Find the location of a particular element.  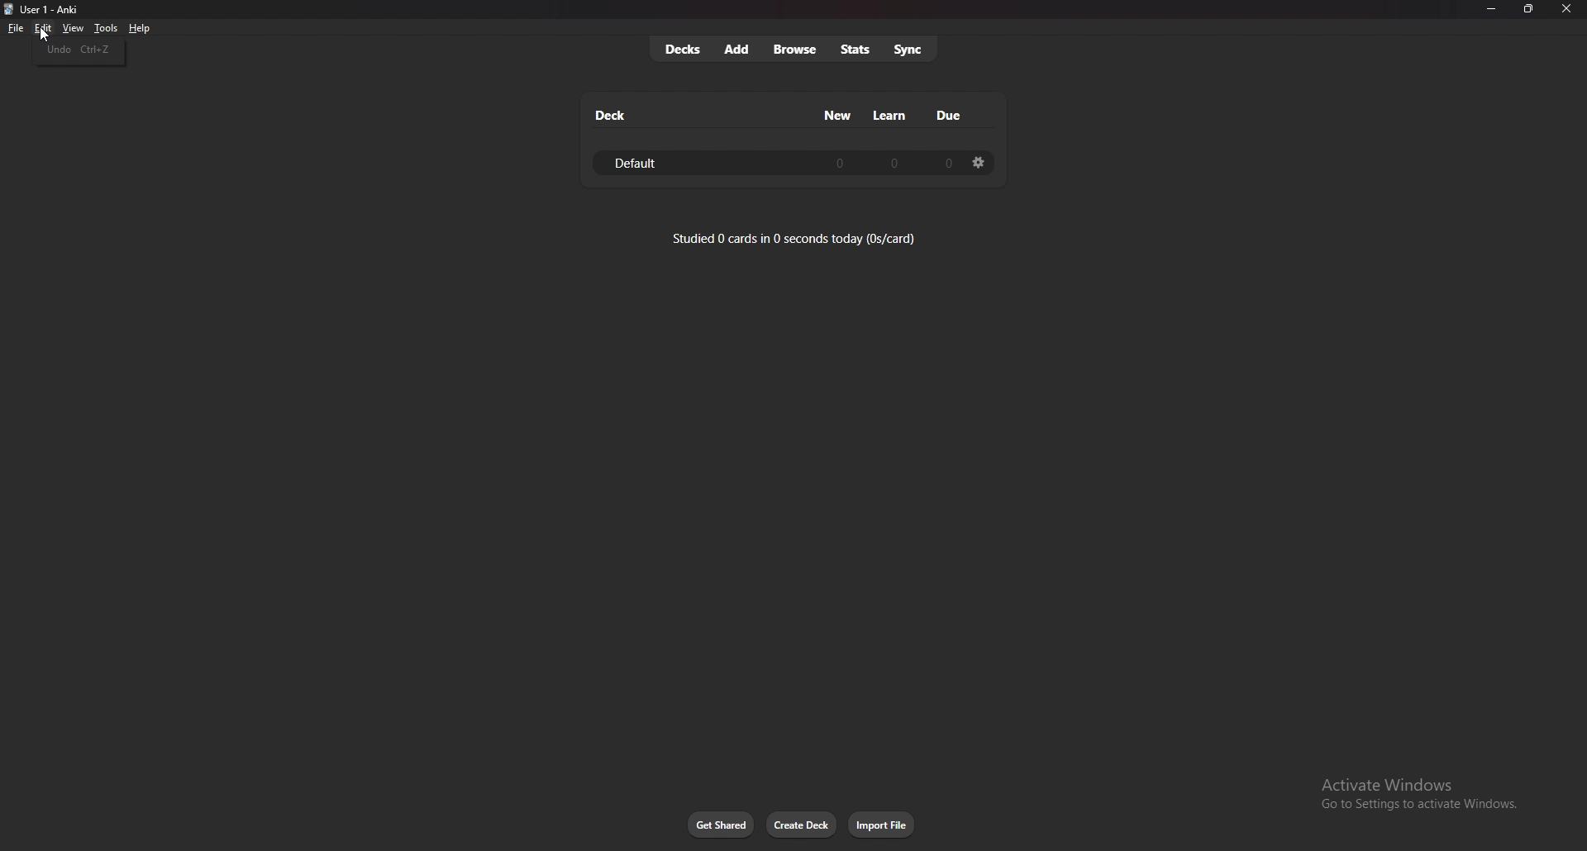

stats is located at coordinates (856, 49).